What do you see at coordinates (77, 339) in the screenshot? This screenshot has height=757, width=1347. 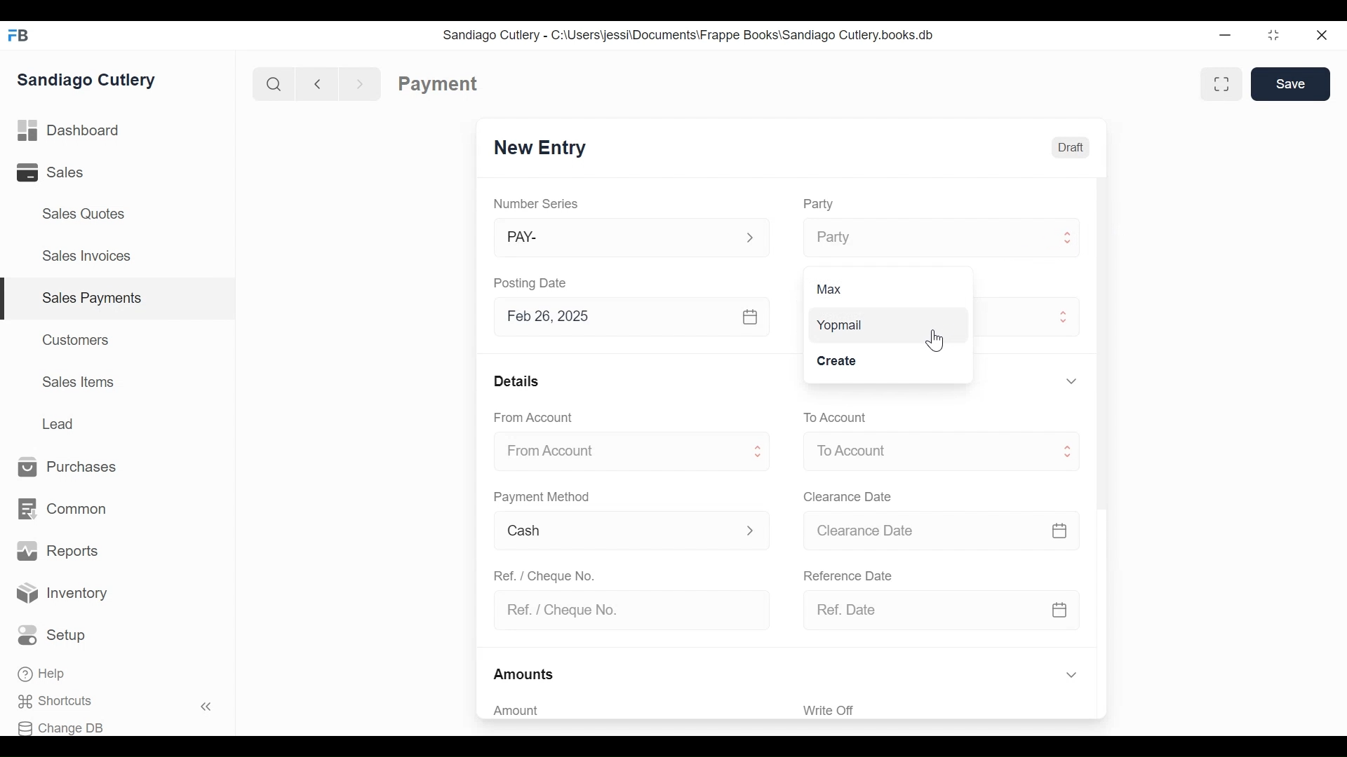 I see `Customers` at bounding box center [77, 339].